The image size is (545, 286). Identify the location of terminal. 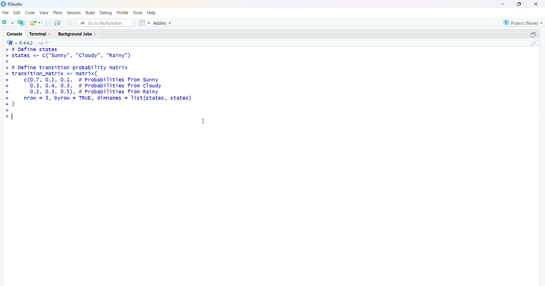
(41, 34).